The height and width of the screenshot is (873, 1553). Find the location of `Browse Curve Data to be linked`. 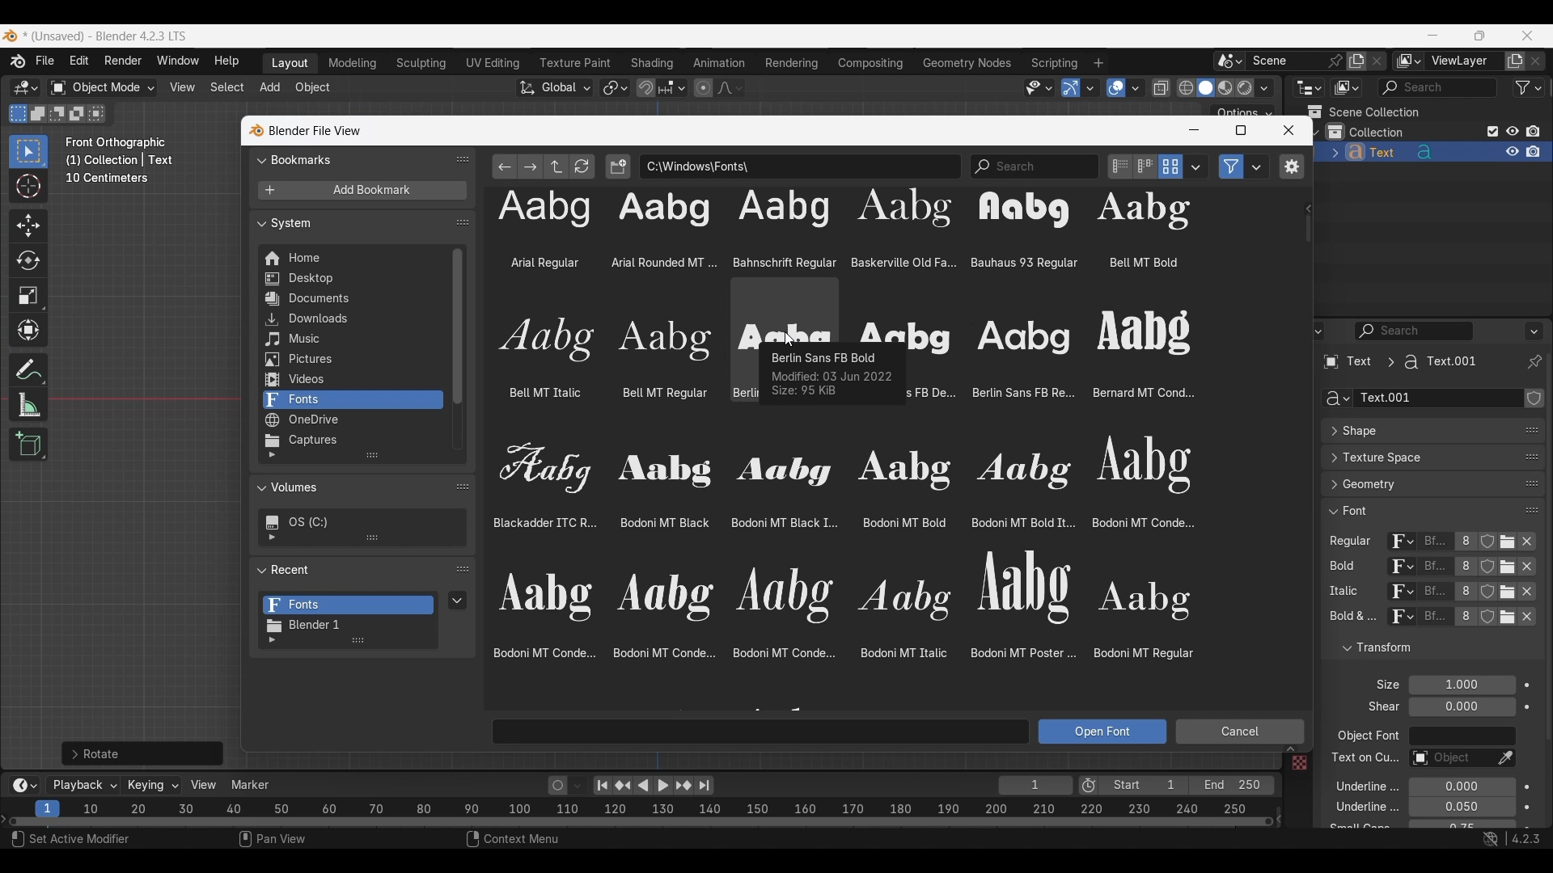

Browse Curve Data to be linked is located at coordinates (1337, 399).